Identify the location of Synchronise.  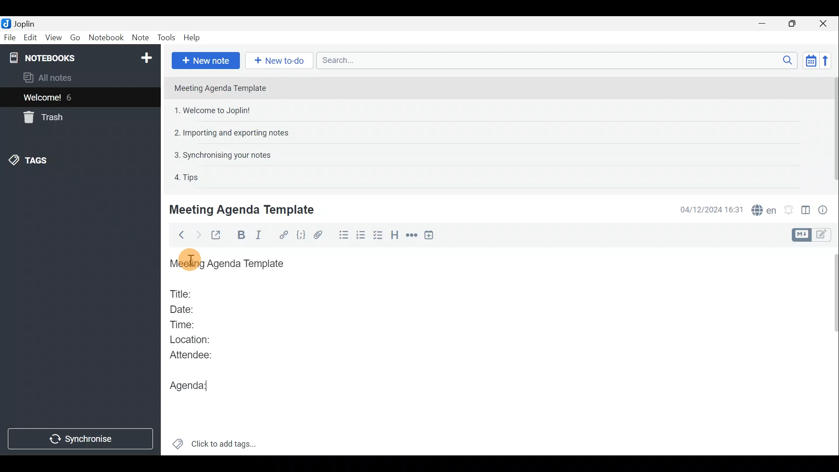
(80, 438).